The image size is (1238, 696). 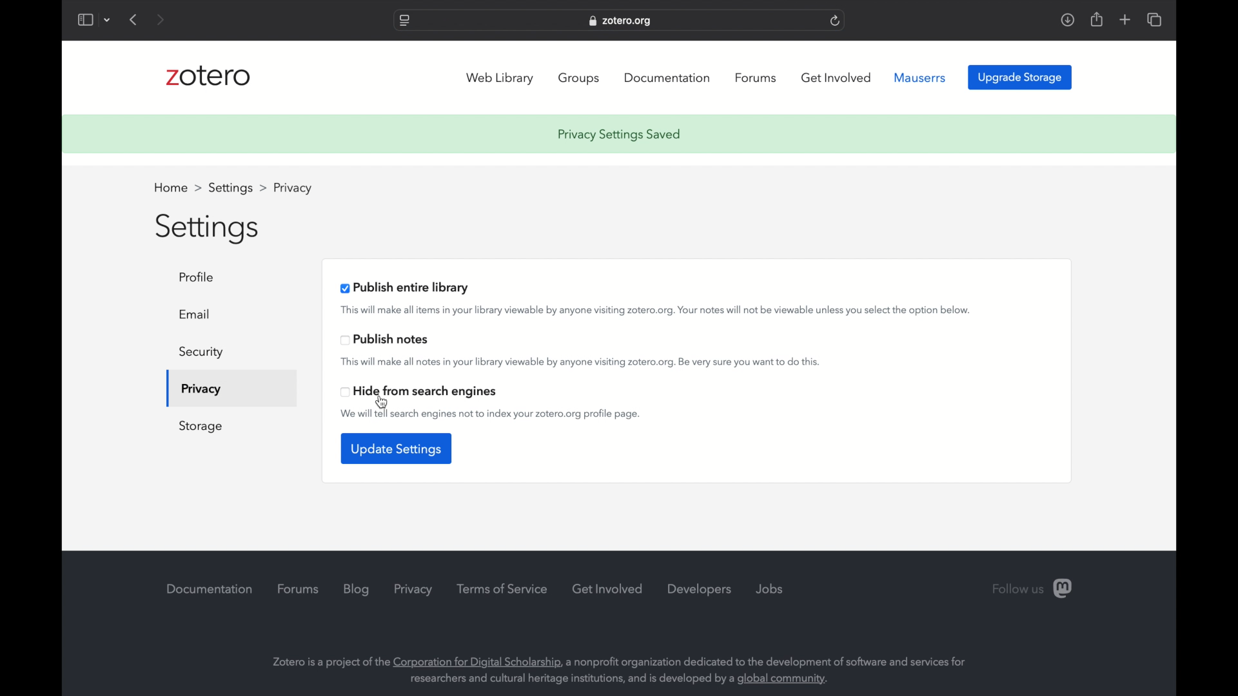 I want to click on web library, so click(x=500, y=78).